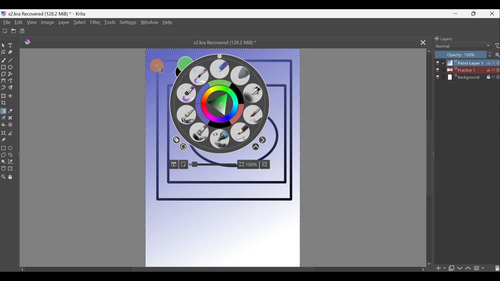 This screenshot has height=281, width=500. What do you see at coordinates (3, 162) in the screenshot?
I see `Contiguous selection tool` at bounding box center [3, 162].